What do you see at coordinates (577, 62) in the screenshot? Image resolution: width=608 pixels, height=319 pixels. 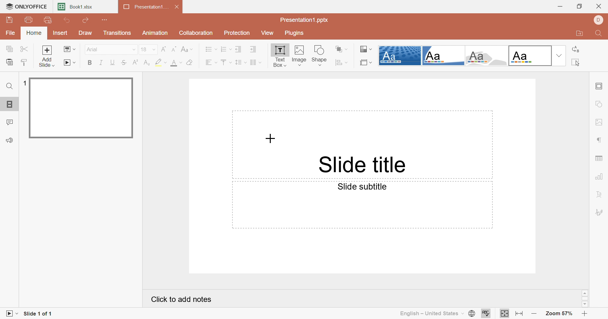 I see `Select all` at bounding box center [577, 62].